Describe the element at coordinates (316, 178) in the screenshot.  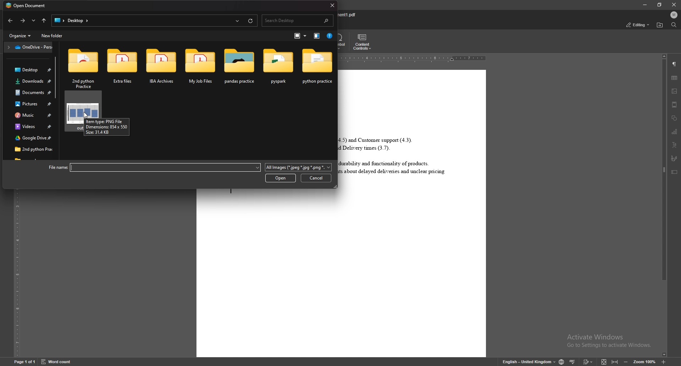
I see `cancel` at that location.